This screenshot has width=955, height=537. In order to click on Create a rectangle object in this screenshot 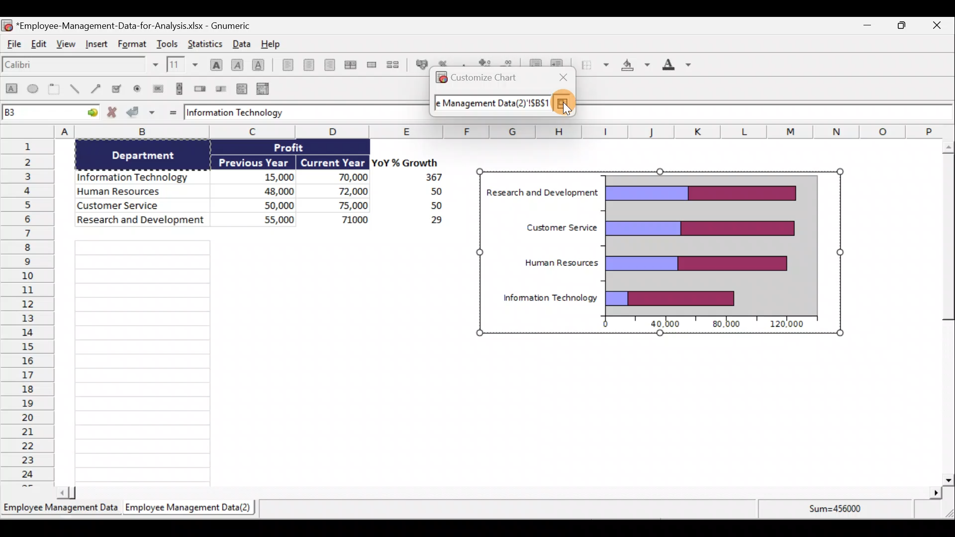, I will do `click(11, 91)`.